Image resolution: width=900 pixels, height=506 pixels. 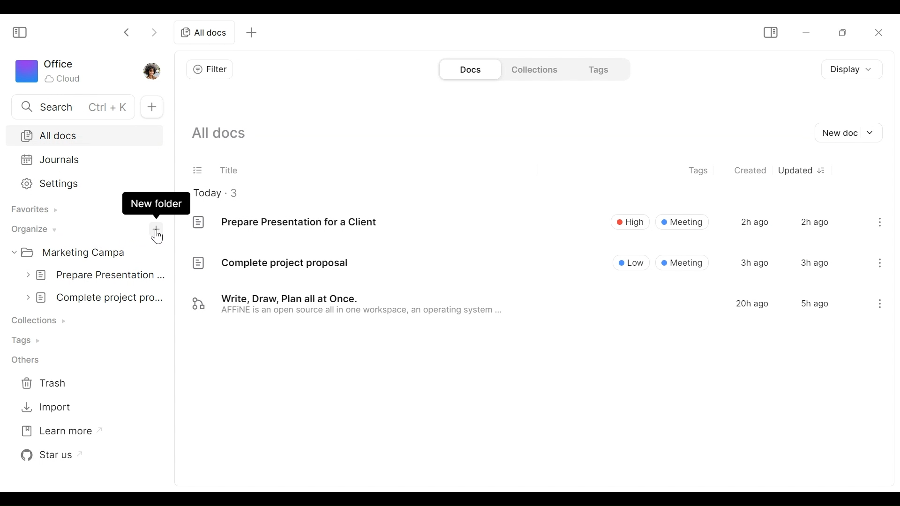 What do you see at coordinates (270, 265) in the screenshot?
I see `[E] Complete project proposal` at bounding box center [270, 265].